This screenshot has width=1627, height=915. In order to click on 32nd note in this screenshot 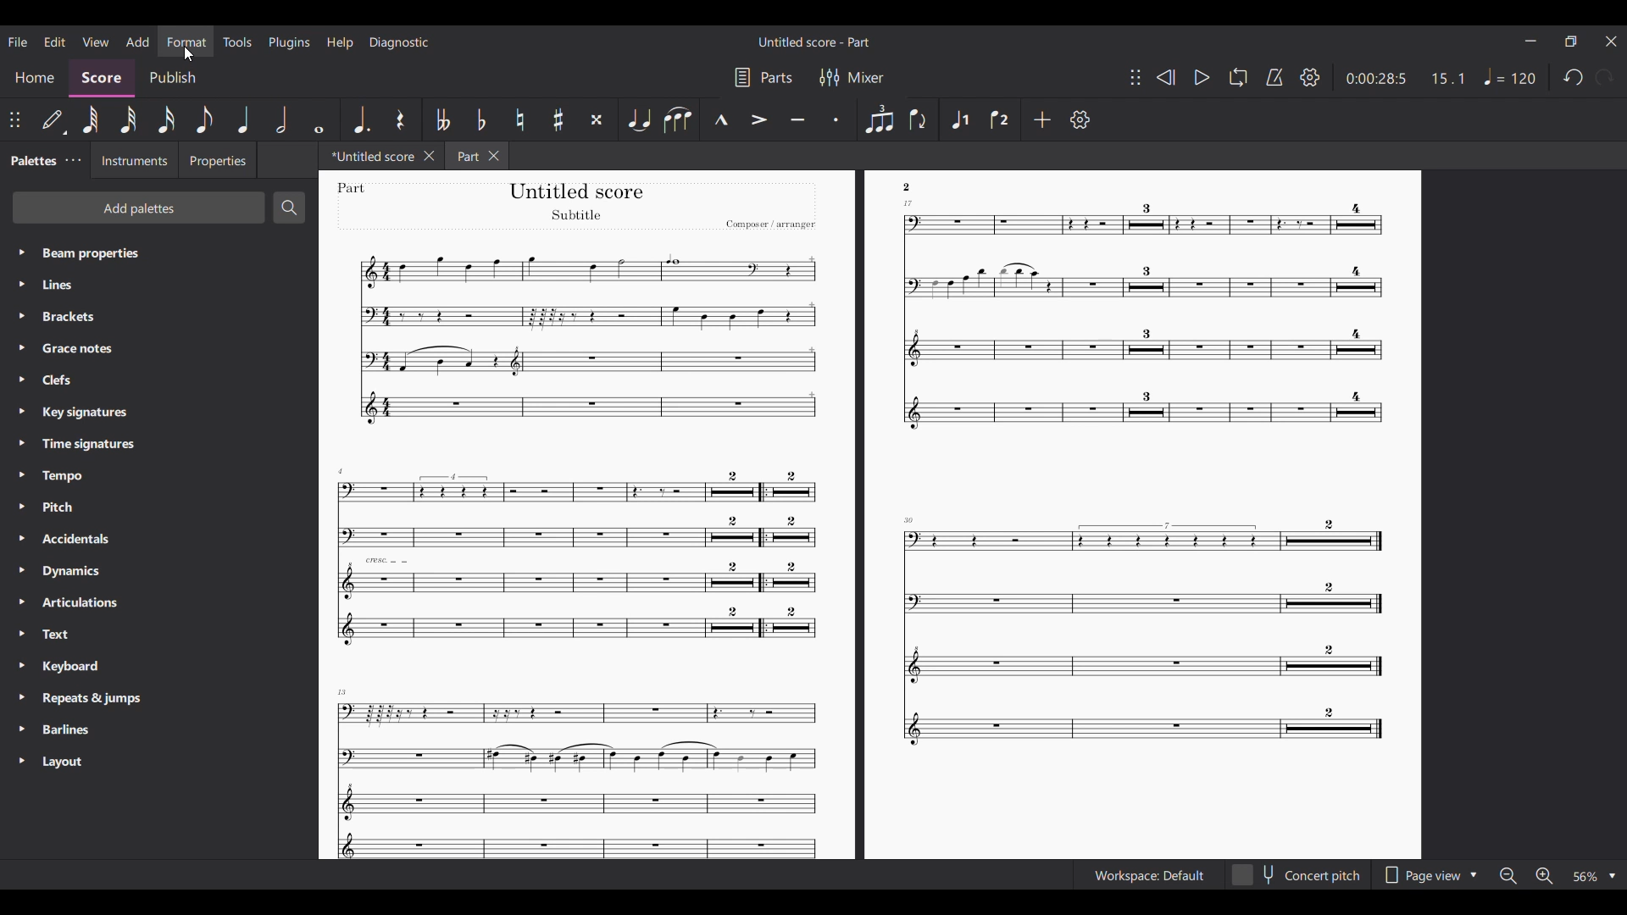, I will do `click(130, 120)`.